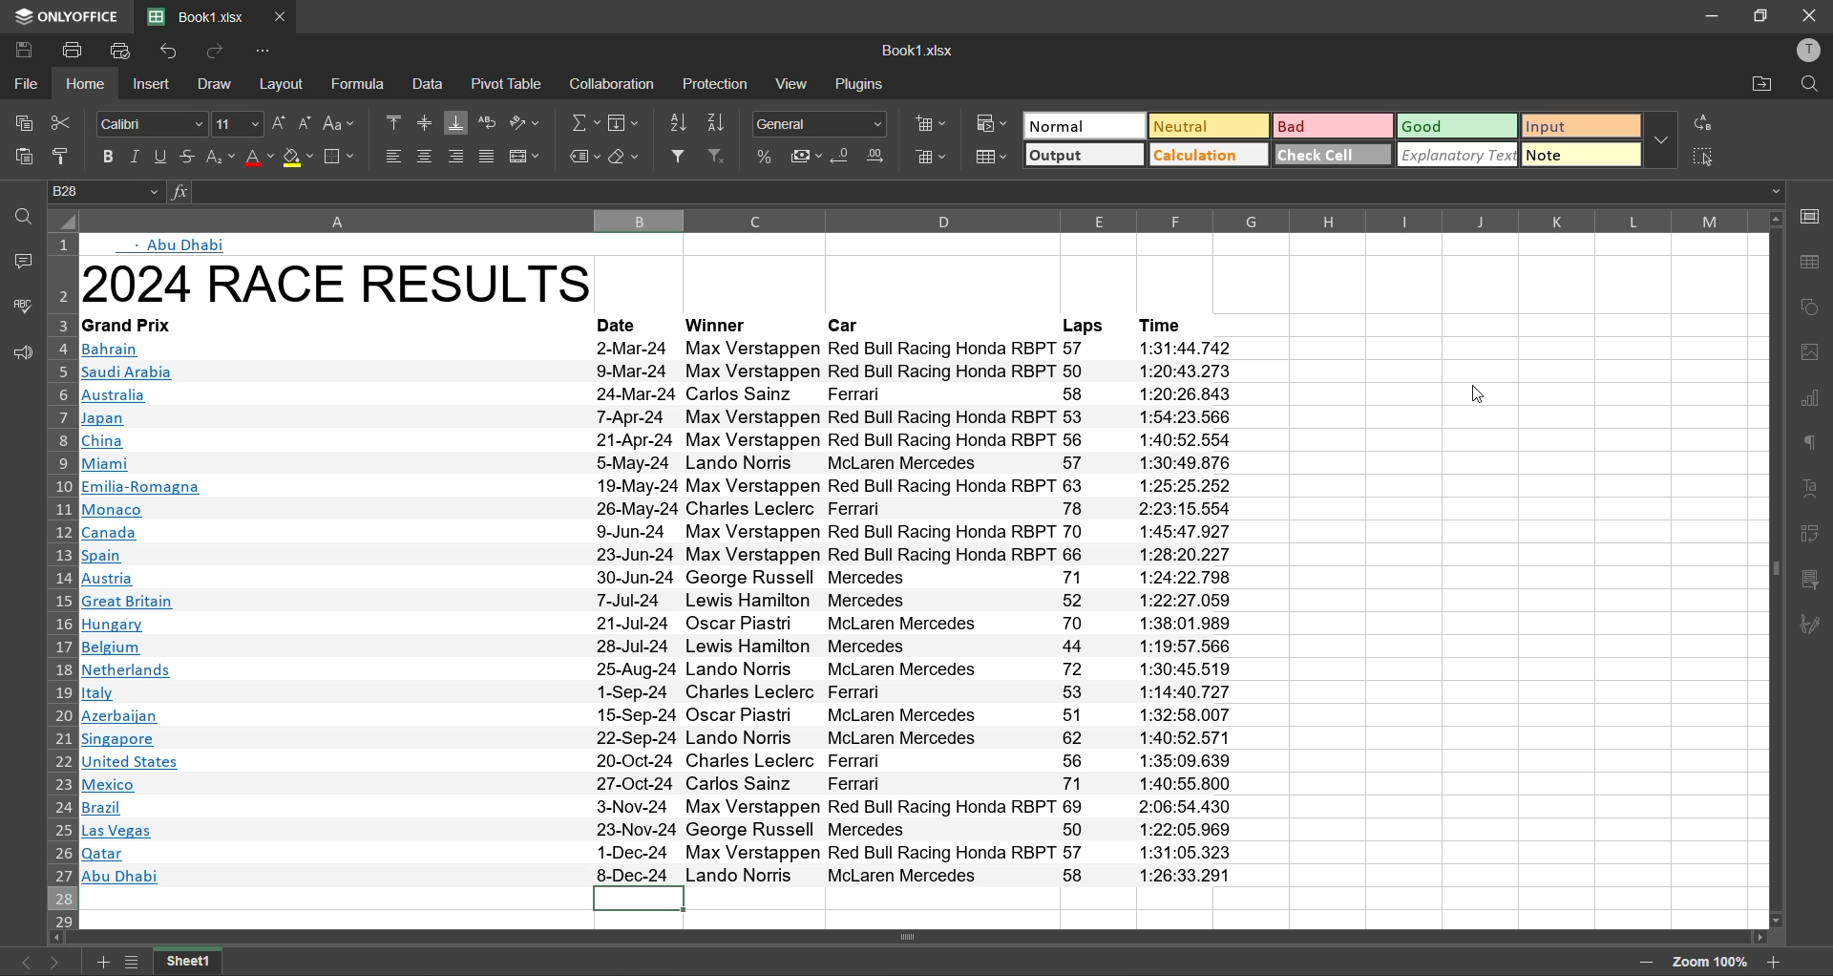  What do you see at coordinates (1815, 443) in the screenshot?
I see `paragraph` at bounding box center [1815, 443].